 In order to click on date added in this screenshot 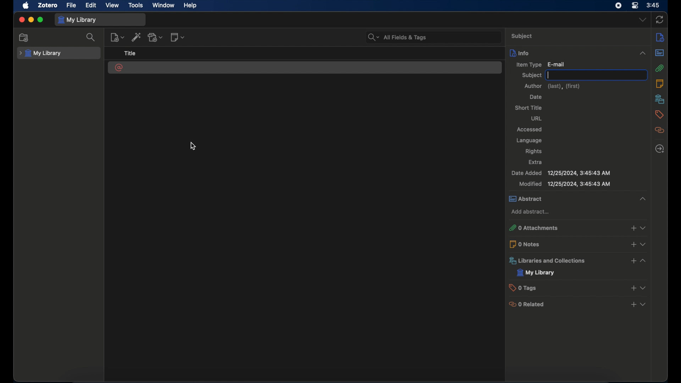, I will do `click(561, 173)`.